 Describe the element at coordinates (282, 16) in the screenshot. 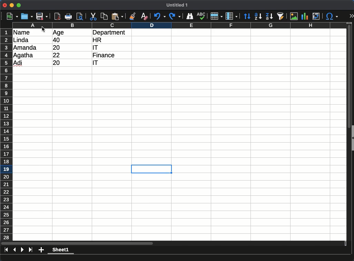

I see `sort` at that location.